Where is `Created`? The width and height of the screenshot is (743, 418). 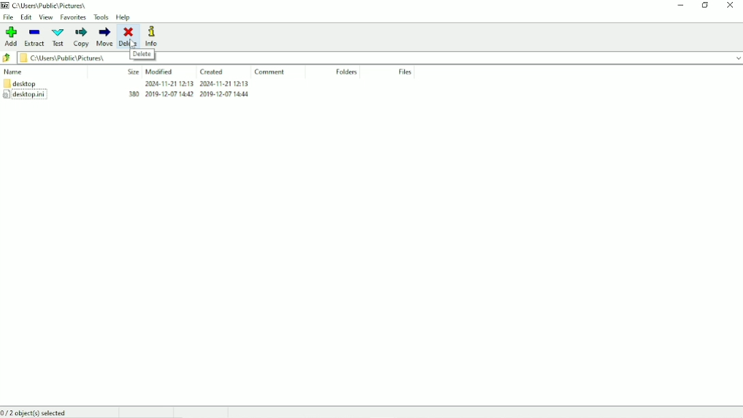 Created is located at coordinates (213, 72).